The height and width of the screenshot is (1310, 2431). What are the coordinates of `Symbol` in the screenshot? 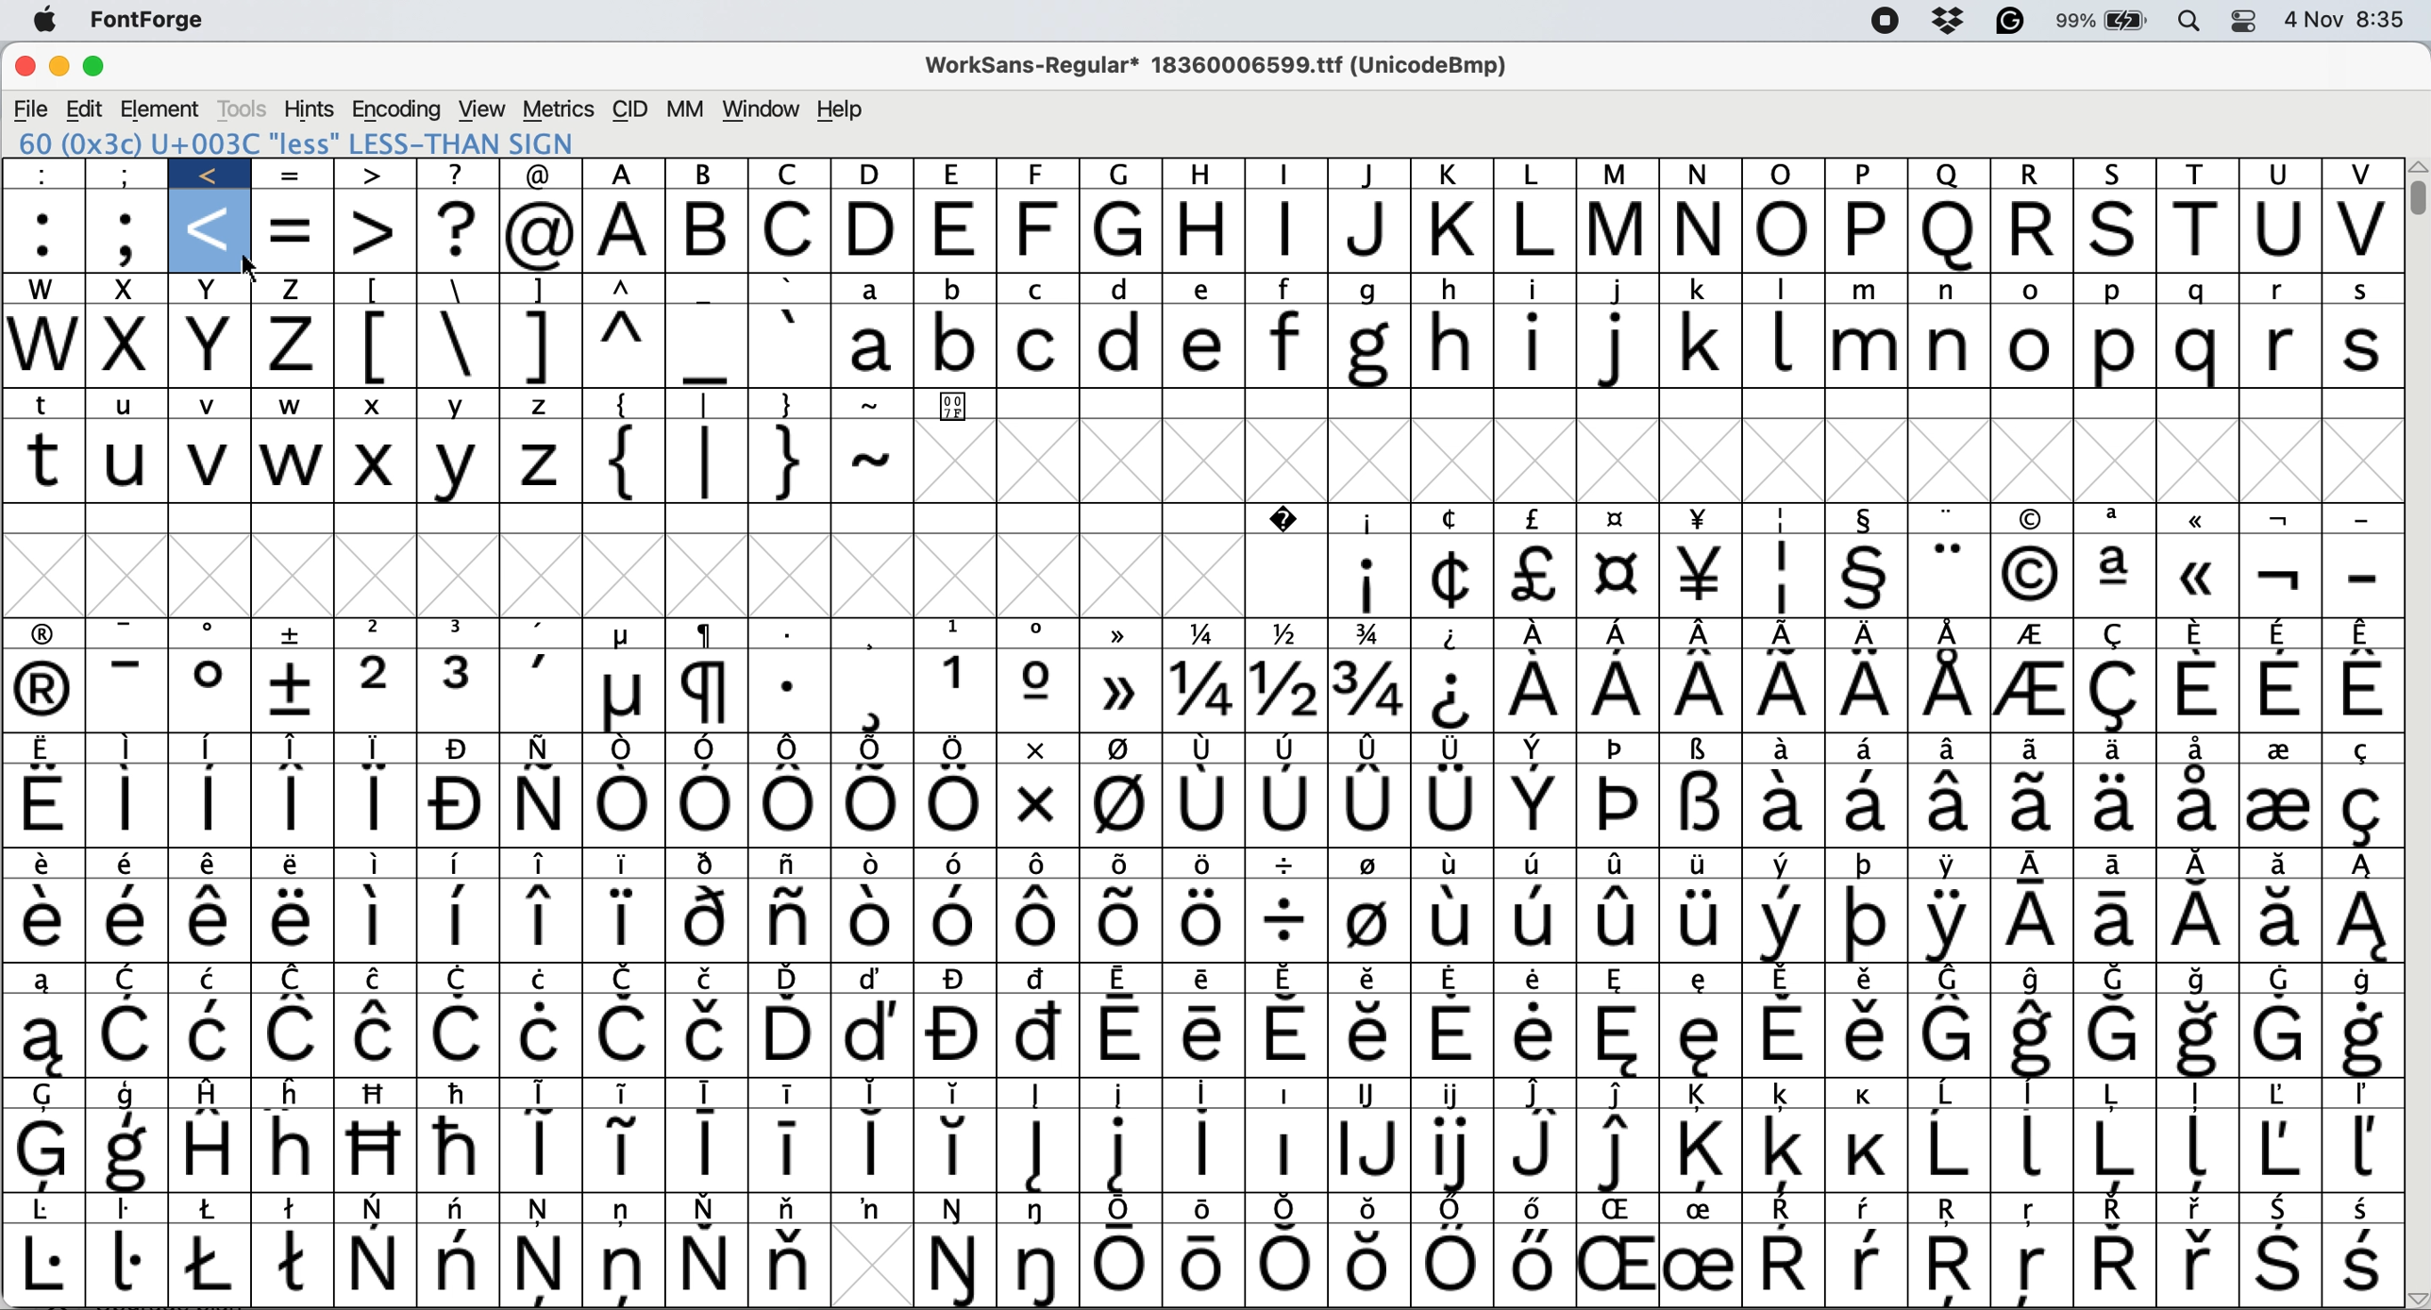 It's located at (460, 1150).